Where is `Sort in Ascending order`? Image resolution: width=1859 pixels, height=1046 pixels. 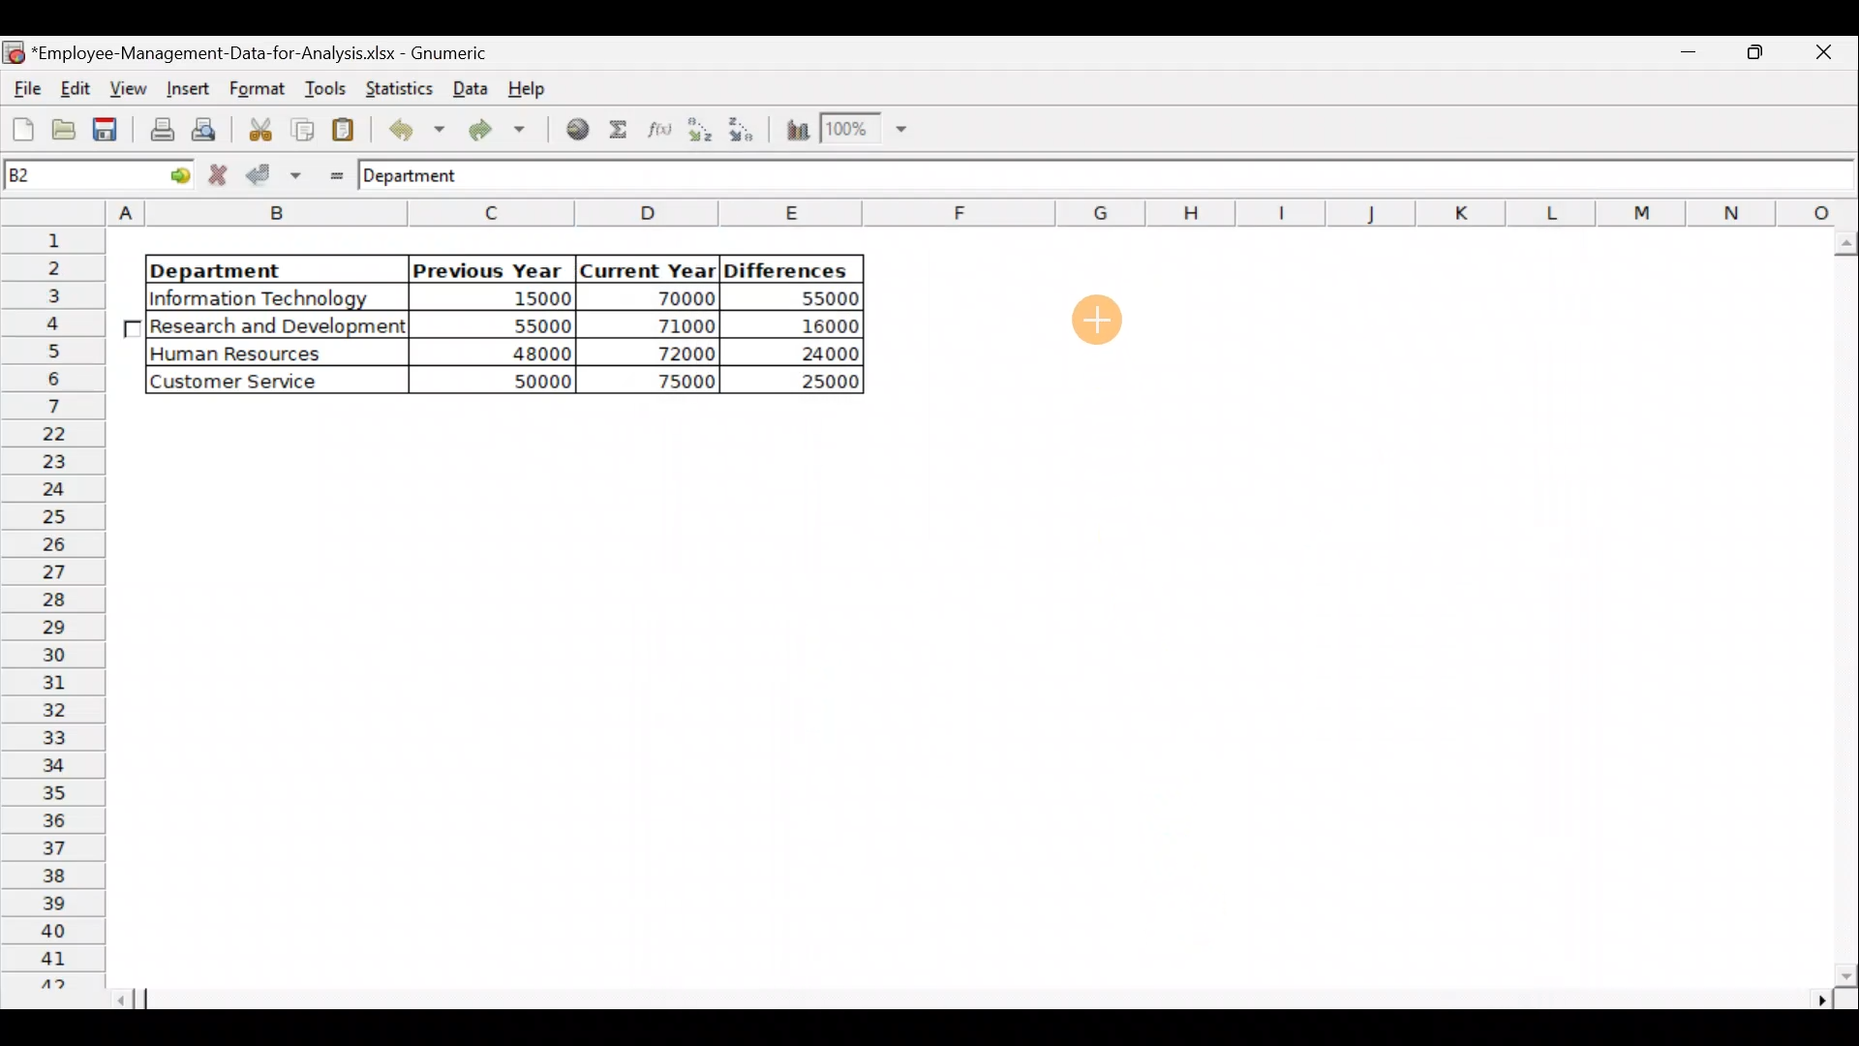
Sort in Ascending order is located at coordinates (699, 129).